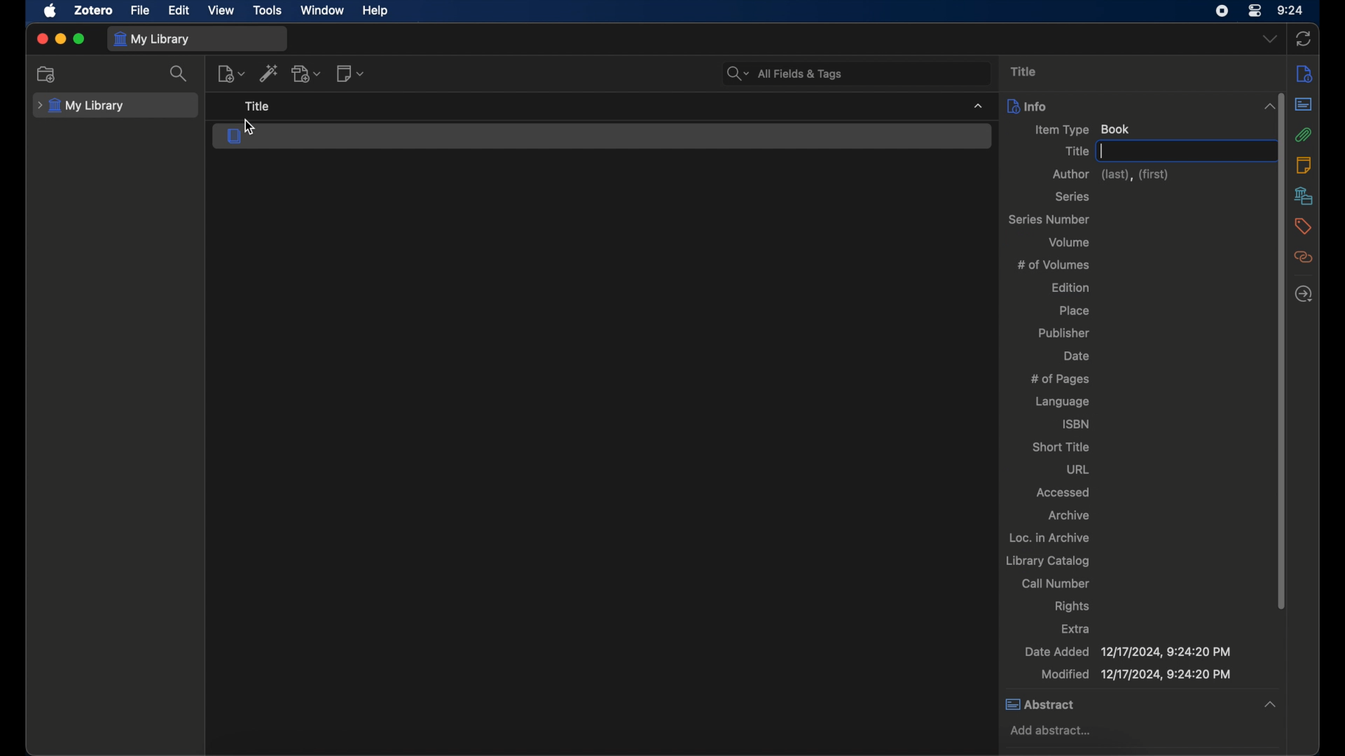 This screenshot has width=1345, height=756. Describe the element at coordinates (231, 75) in the screenshot. I see `new item` at that location.